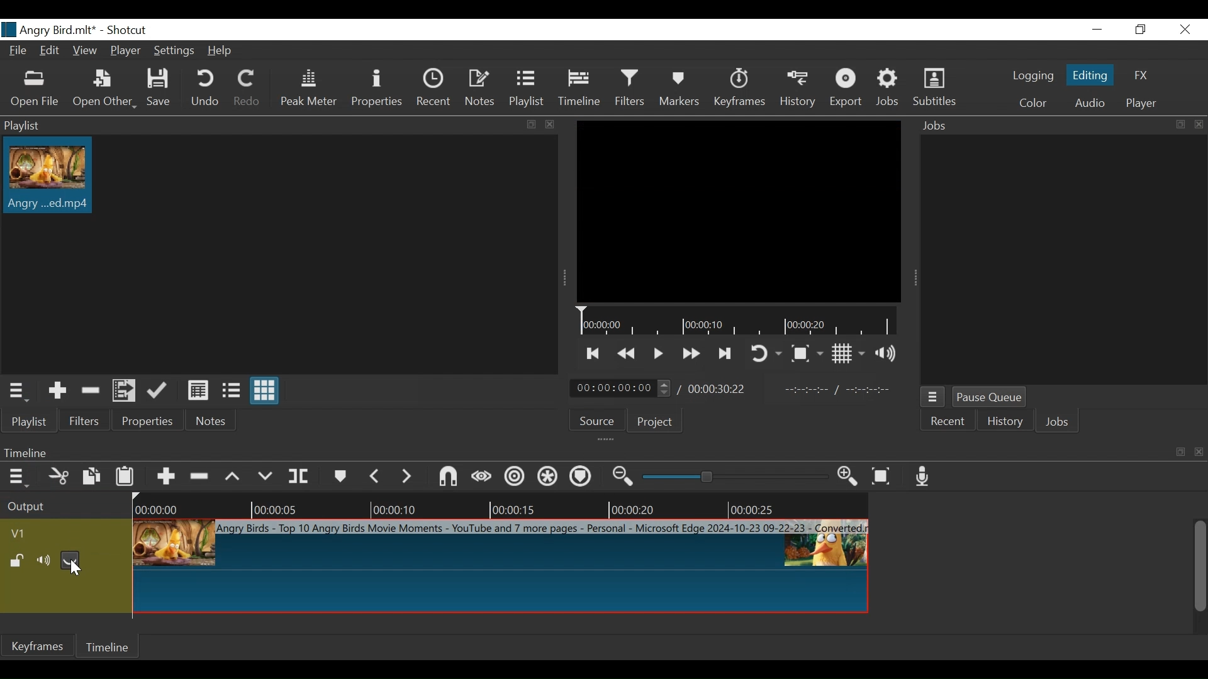 This screenshot has width=1208, height=679. What do you see at coordinates (596, 421) in the screenshot?
I see `Source` at bounding box center [596, 421].